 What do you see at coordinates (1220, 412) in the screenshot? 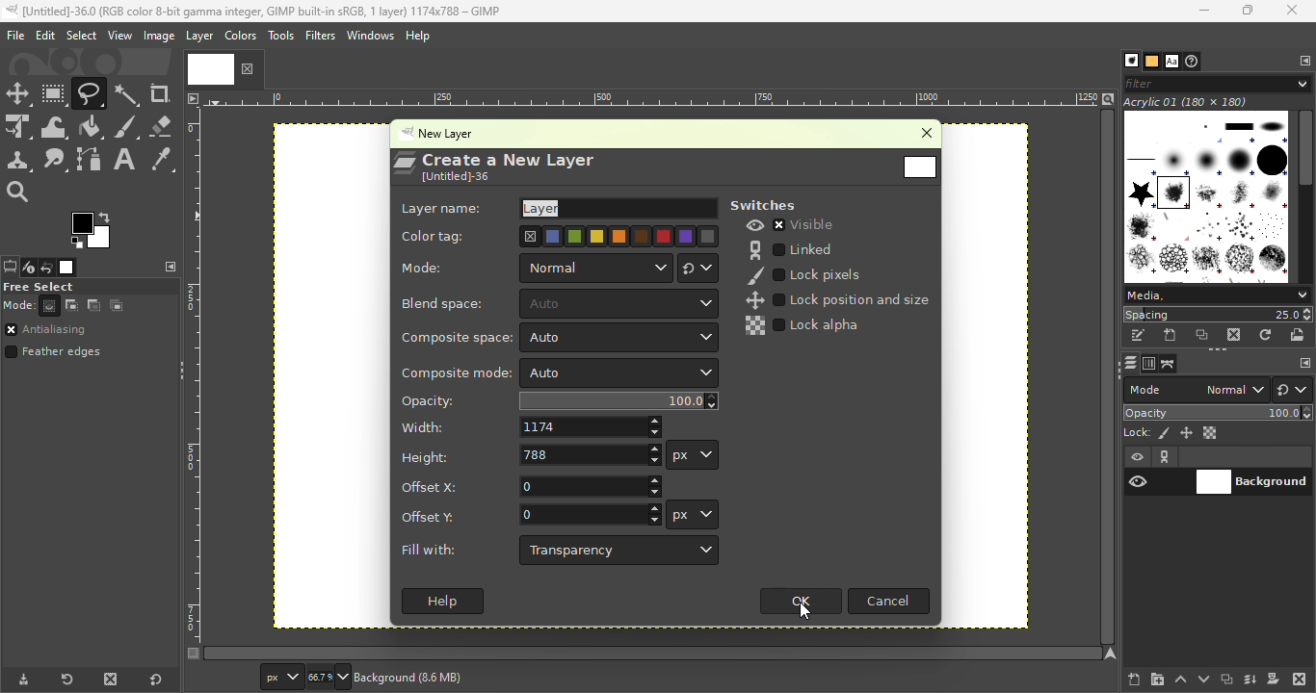
I see `Opacity` at bounding box center [1220, 412].